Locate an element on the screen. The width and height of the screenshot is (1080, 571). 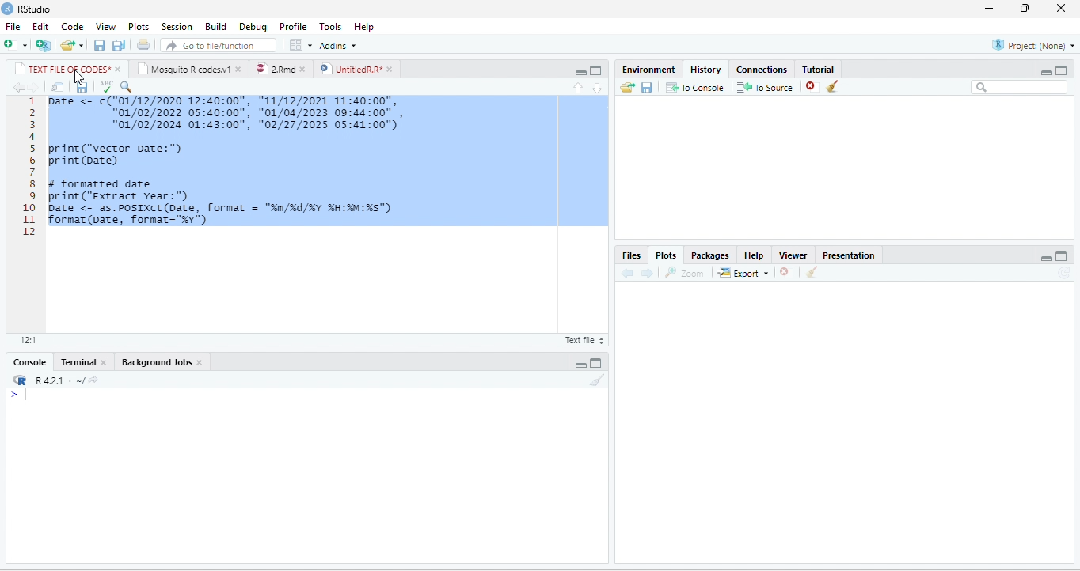
Profile is located at coordinates (294, 28).